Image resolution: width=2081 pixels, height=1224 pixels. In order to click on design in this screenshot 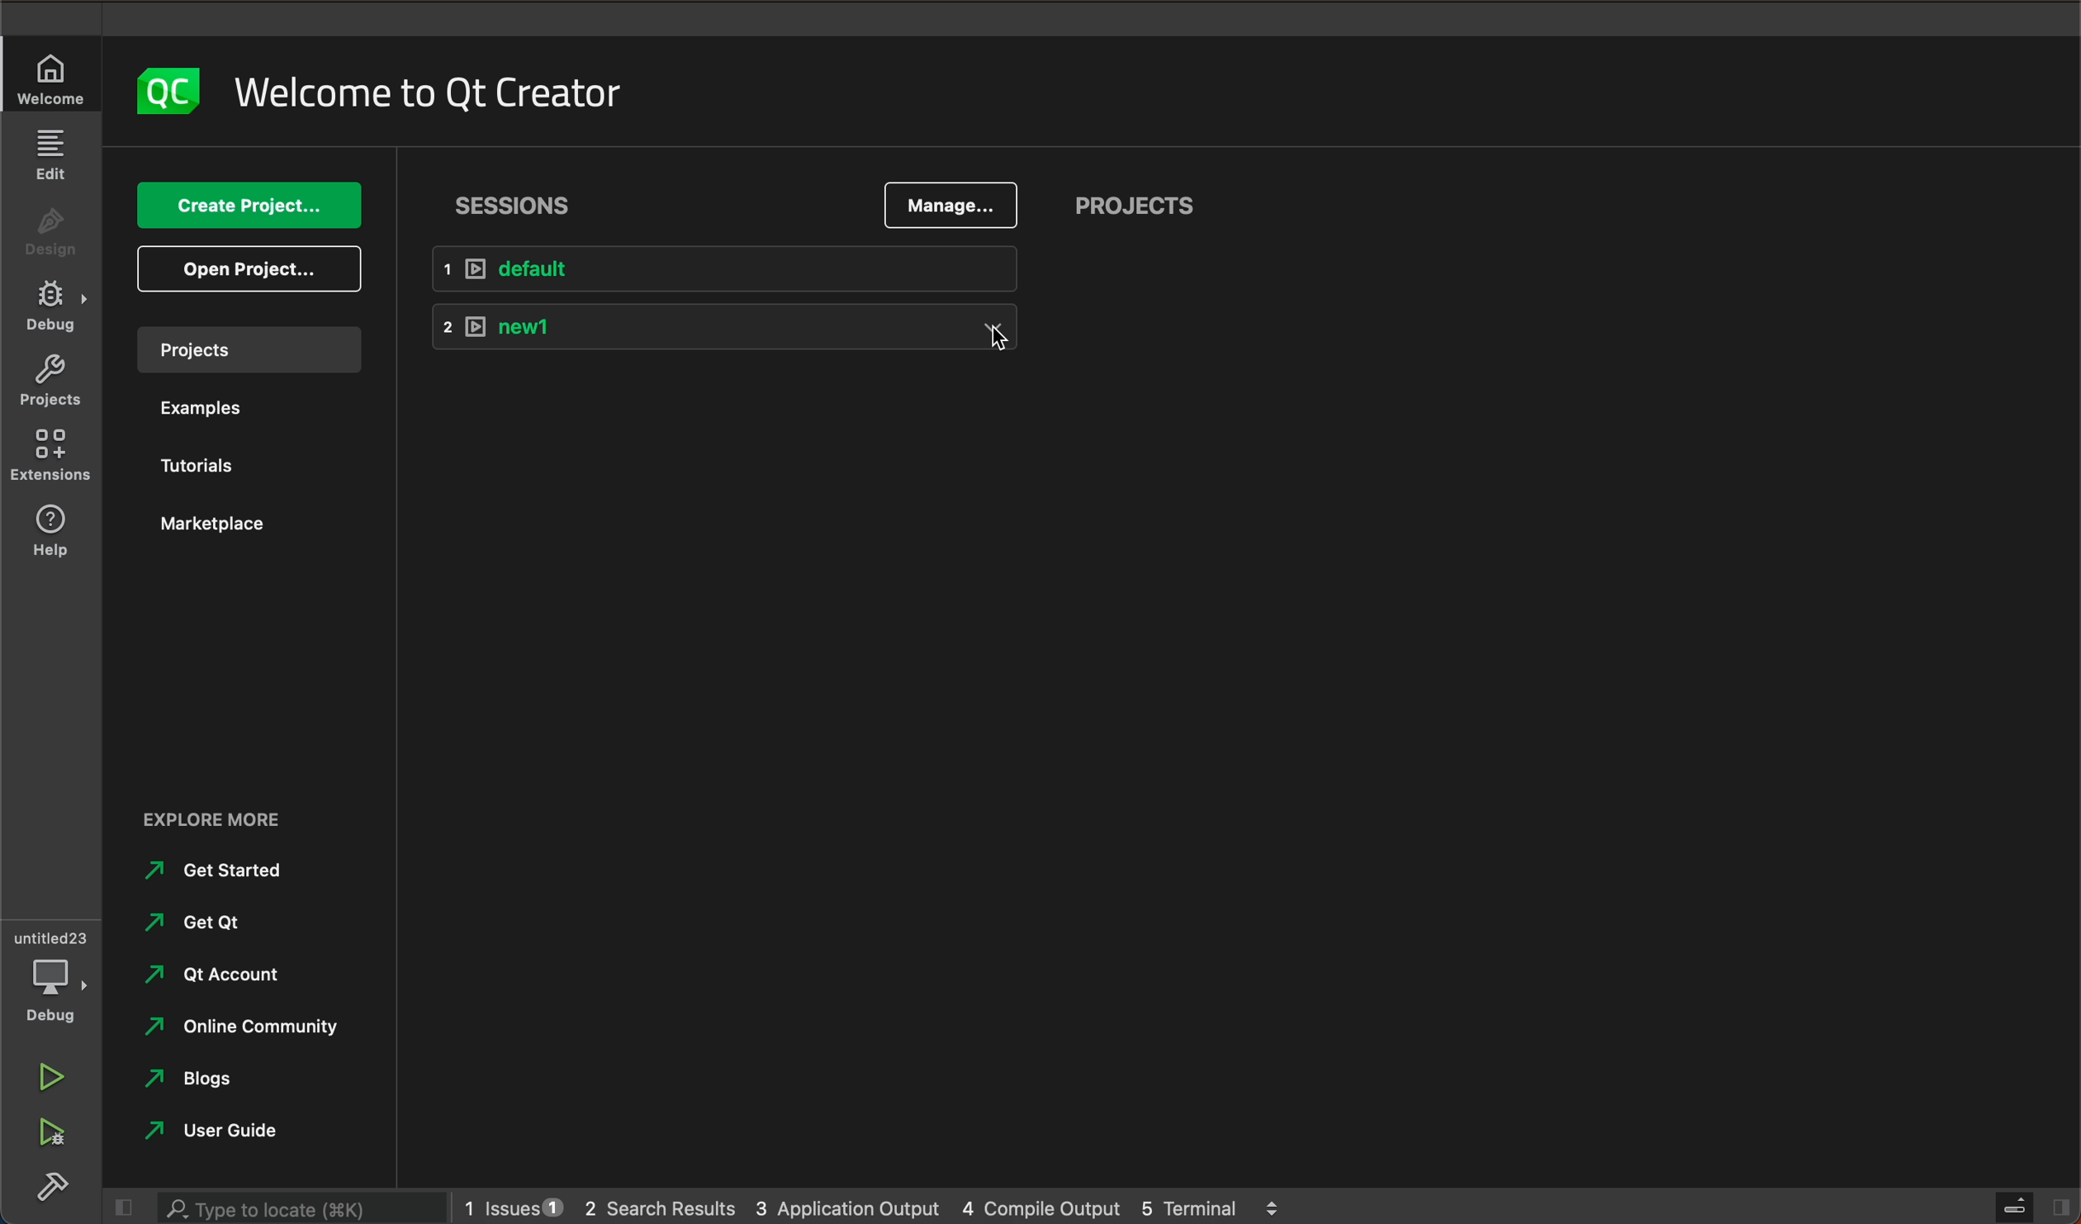, I will do `click(51, 237)`.